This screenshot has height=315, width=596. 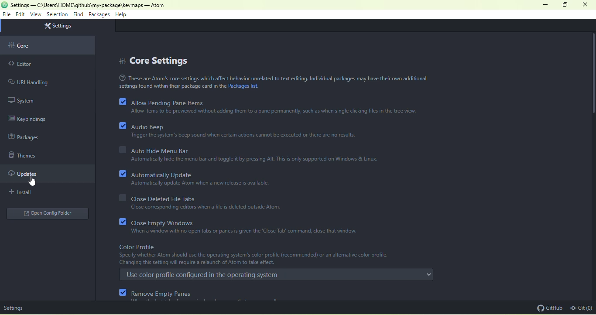 What do you see at coordinates (47, 45) in the screenshot?
I see `core` at bounding box center [47, 45].